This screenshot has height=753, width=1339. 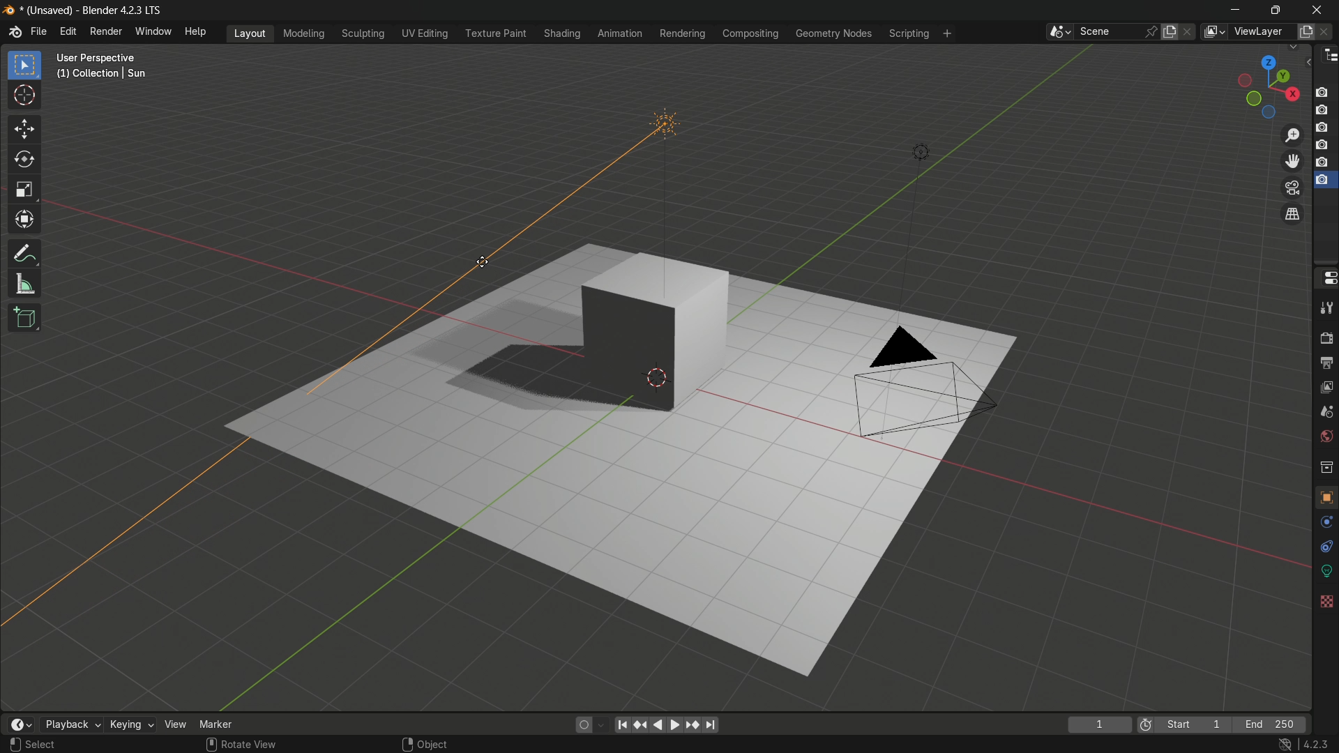 What do you see at coordinates (22, 724) in the screenshot?
I see `timeline` at bounding box center [22, 724].